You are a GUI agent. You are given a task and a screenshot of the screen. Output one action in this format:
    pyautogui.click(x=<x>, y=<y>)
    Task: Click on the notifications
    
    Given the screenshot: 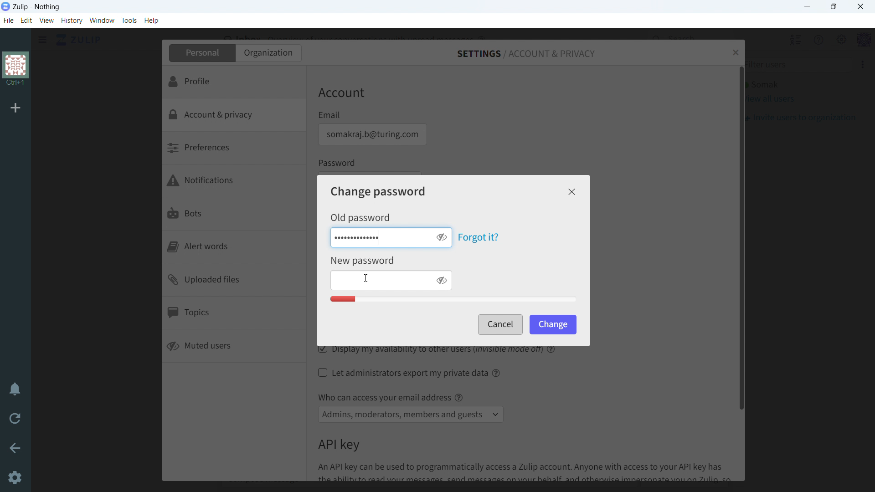 What is the action you would take?
    pyautogui.click(x=235, y=182)
    